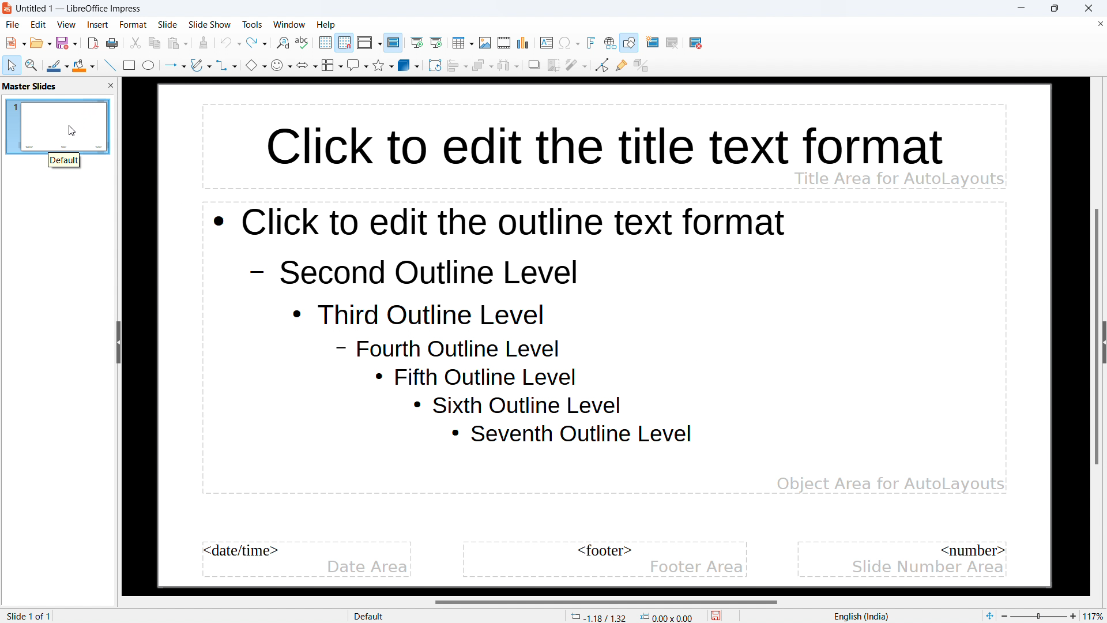 The image size is (1107, 623). Describe the element at coordinates (485, 43) in the screenshot. I see `insert image` at that location.